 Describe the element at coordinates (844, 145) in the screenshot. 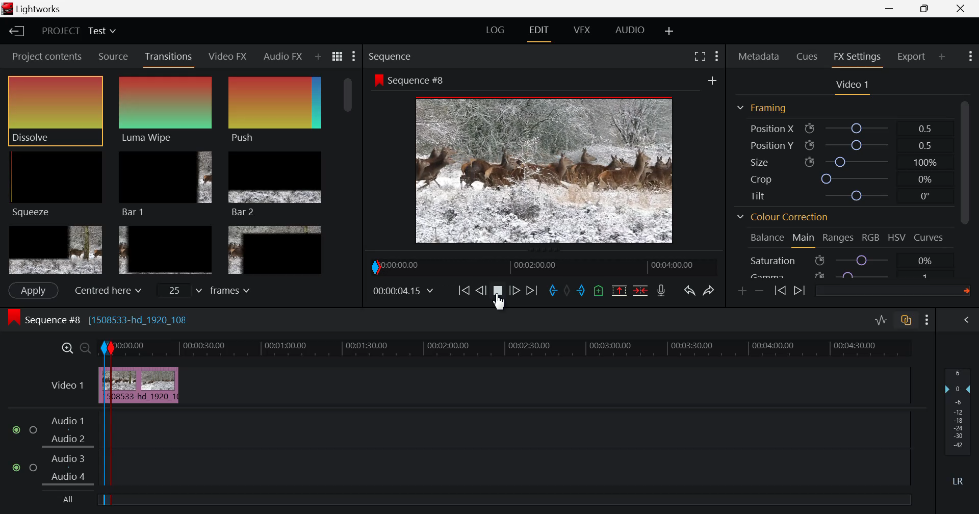

I see `Position Y` at that location.